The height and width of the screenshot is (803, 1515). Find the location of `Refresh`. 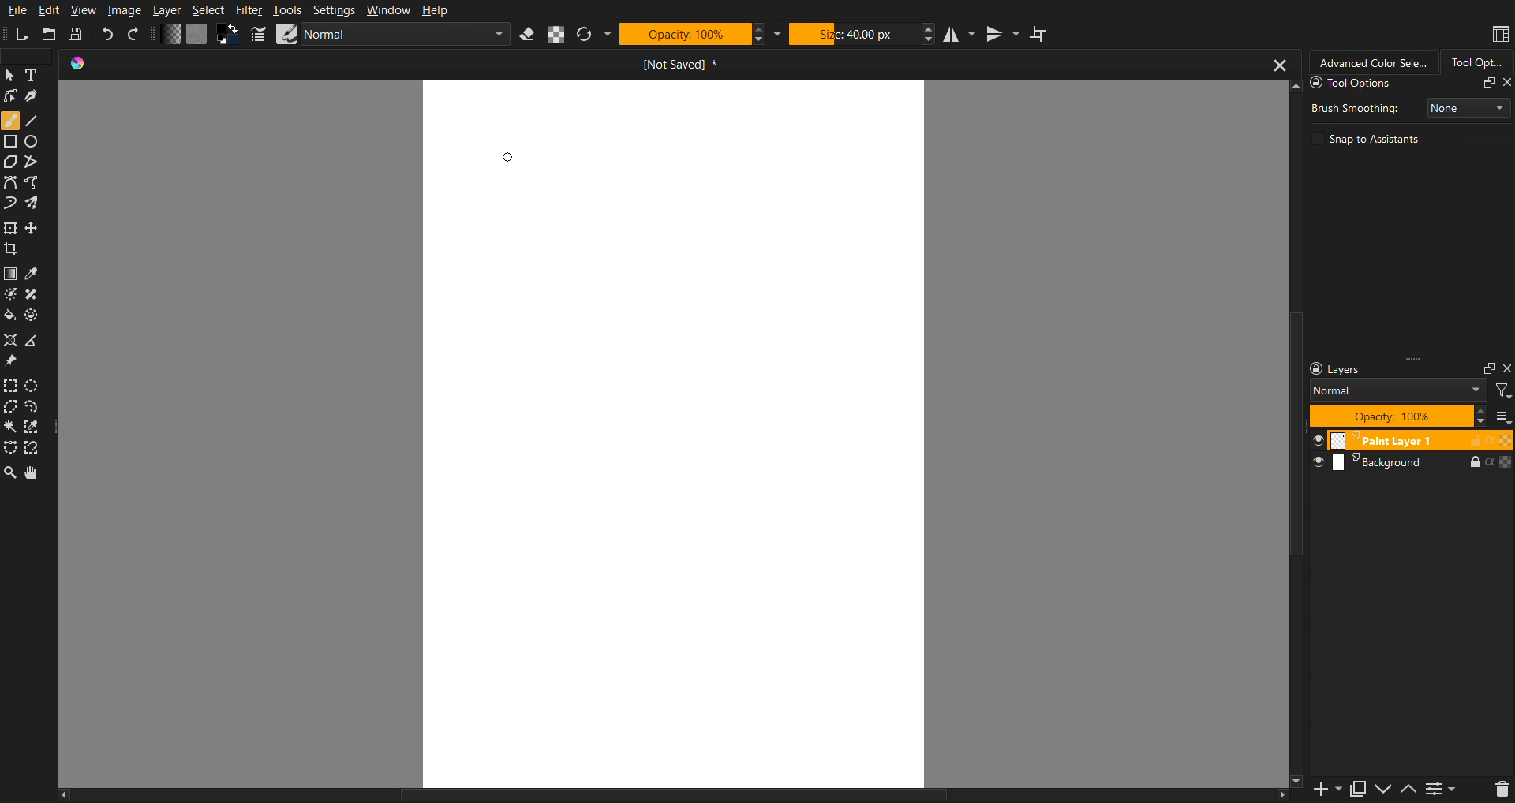

Refresh is located at coordinates (584, 34).